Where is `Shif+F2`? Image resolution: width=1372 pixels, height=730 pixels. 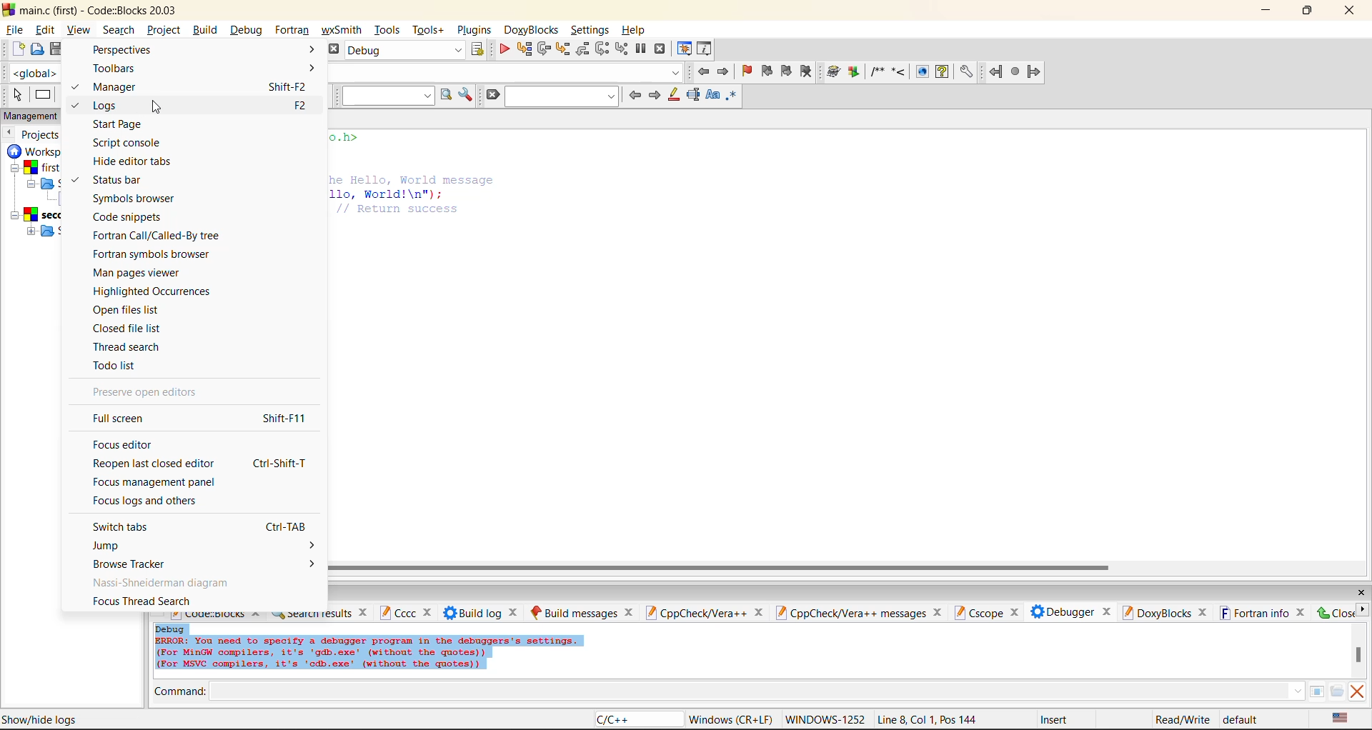 Shif+F2 is located at coordinates (287, 88).